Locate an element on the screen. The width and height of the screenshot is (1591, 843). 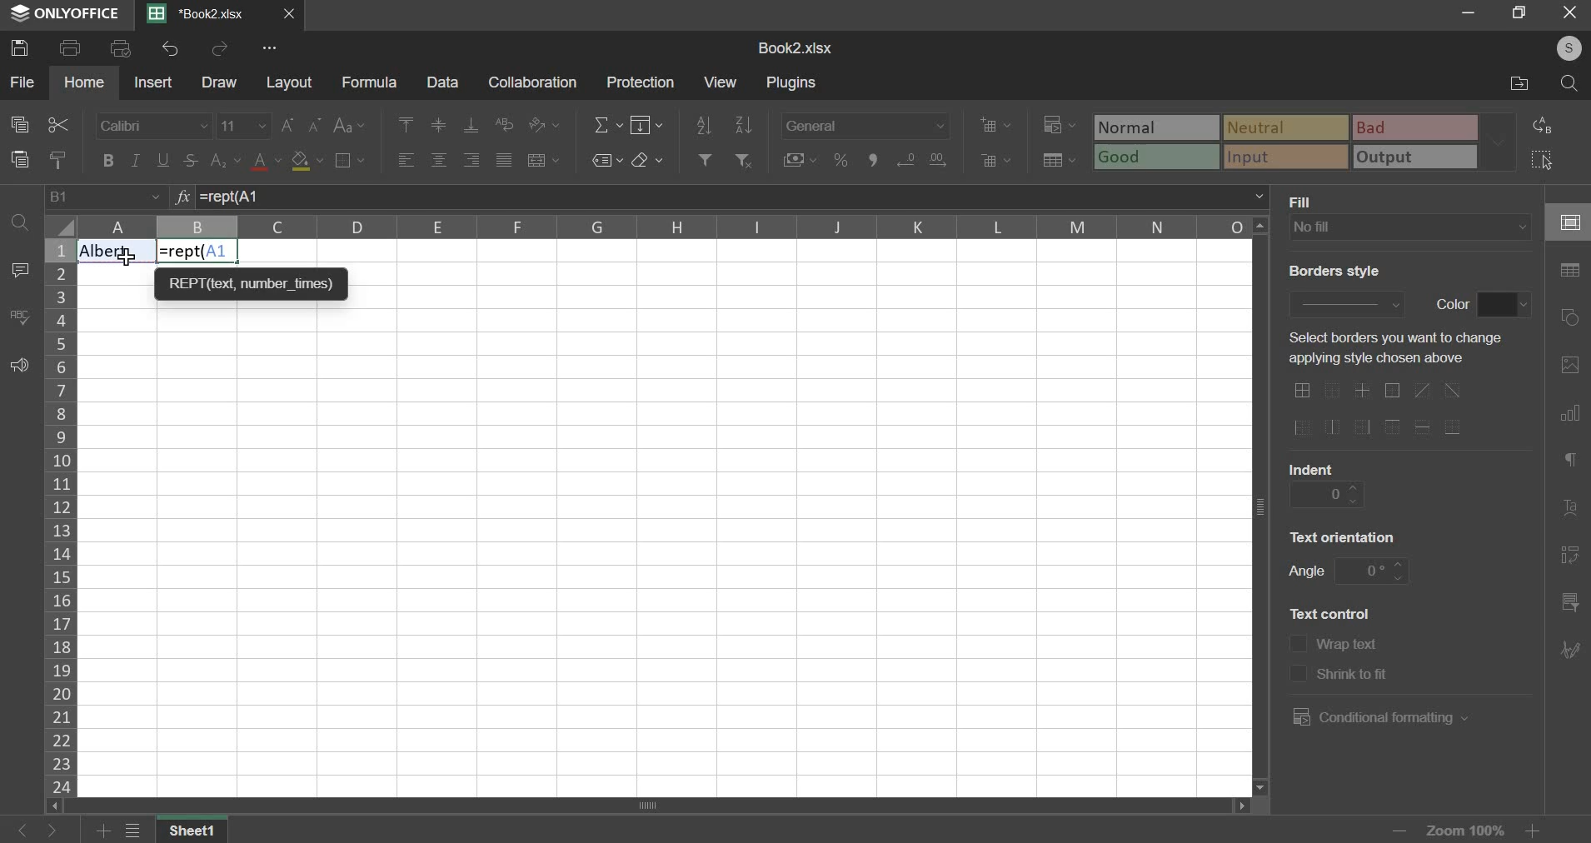
angle is located at coordinates (1373, 572).